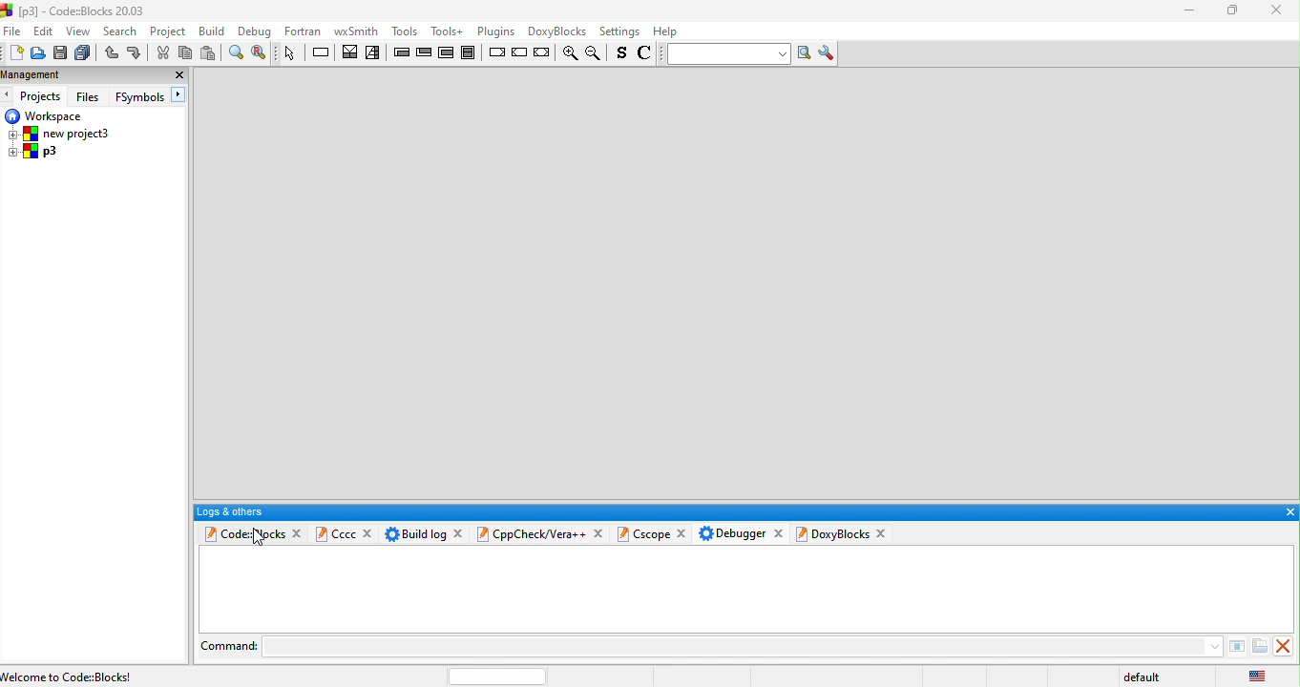 The image size is (1300, 687). I want to click on plugins, so click(493, 31).